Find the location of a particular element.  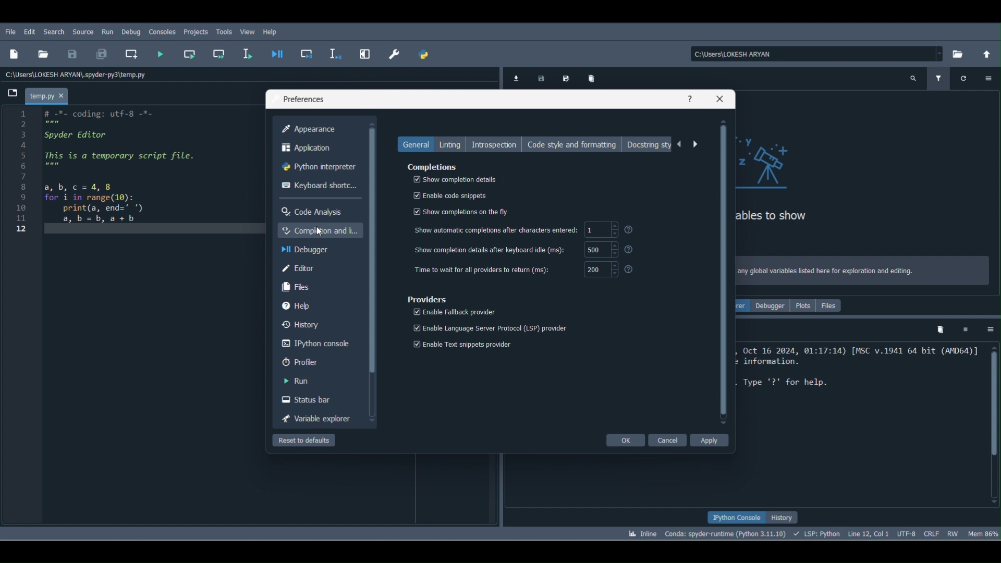

Debug selection or current line is located at coordinates (337, 55).